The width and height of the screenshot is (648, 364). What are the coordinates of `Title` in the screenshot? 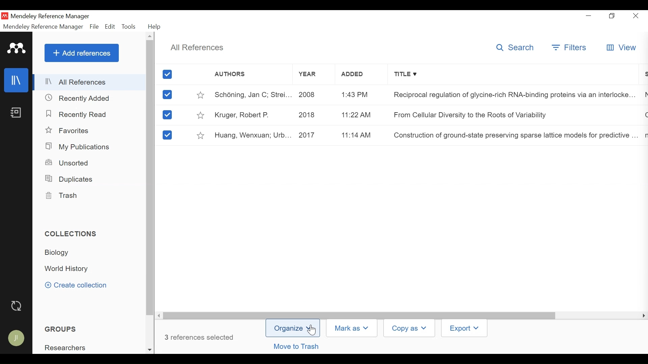 It's located at (512, 75).